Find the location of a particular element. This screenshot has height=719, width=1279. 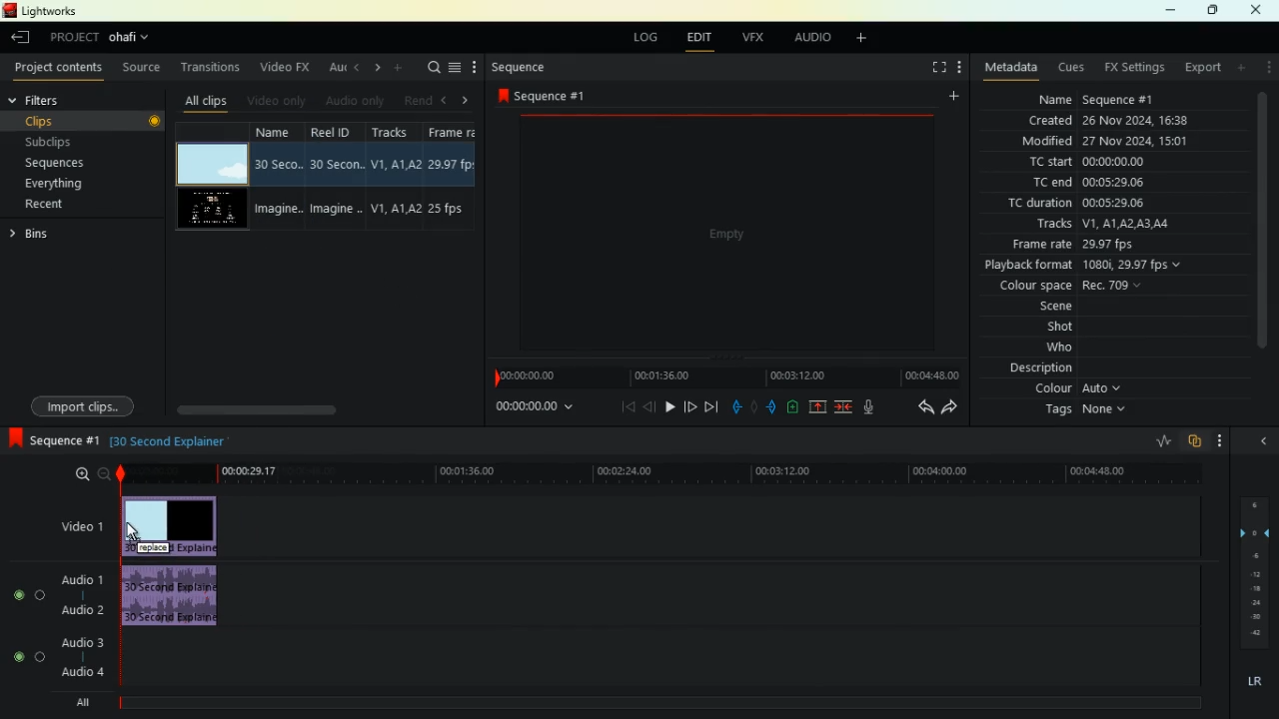

sequence is located at coordinates (519, 69).